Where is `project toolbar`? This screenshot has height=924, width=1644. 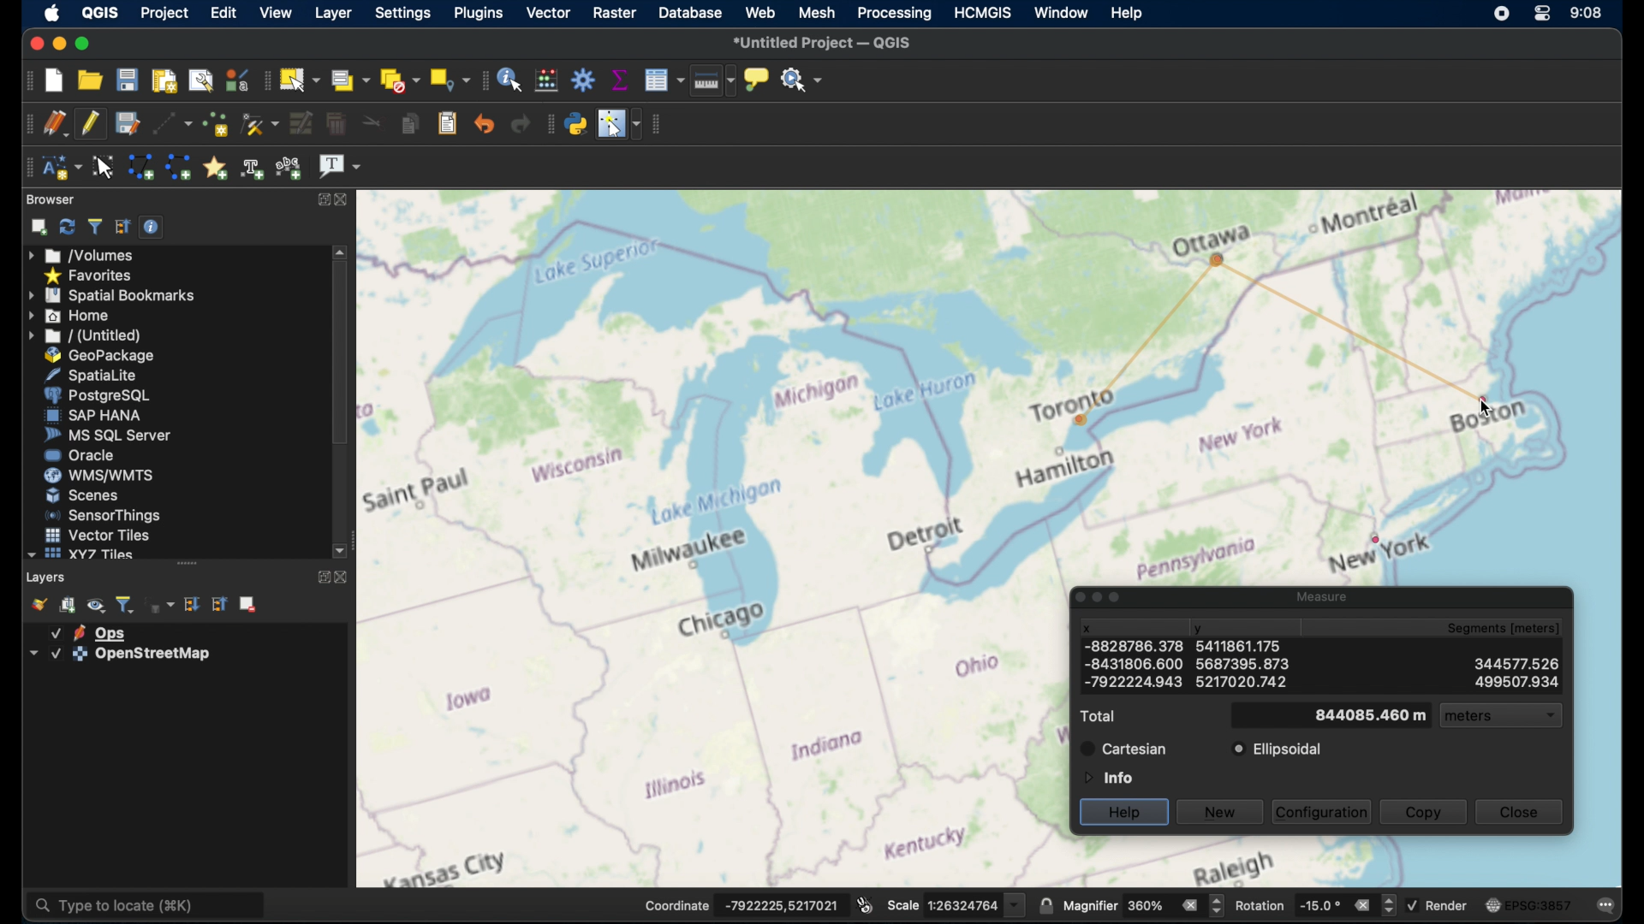 project toolbar is located at coordinates (22, 80).